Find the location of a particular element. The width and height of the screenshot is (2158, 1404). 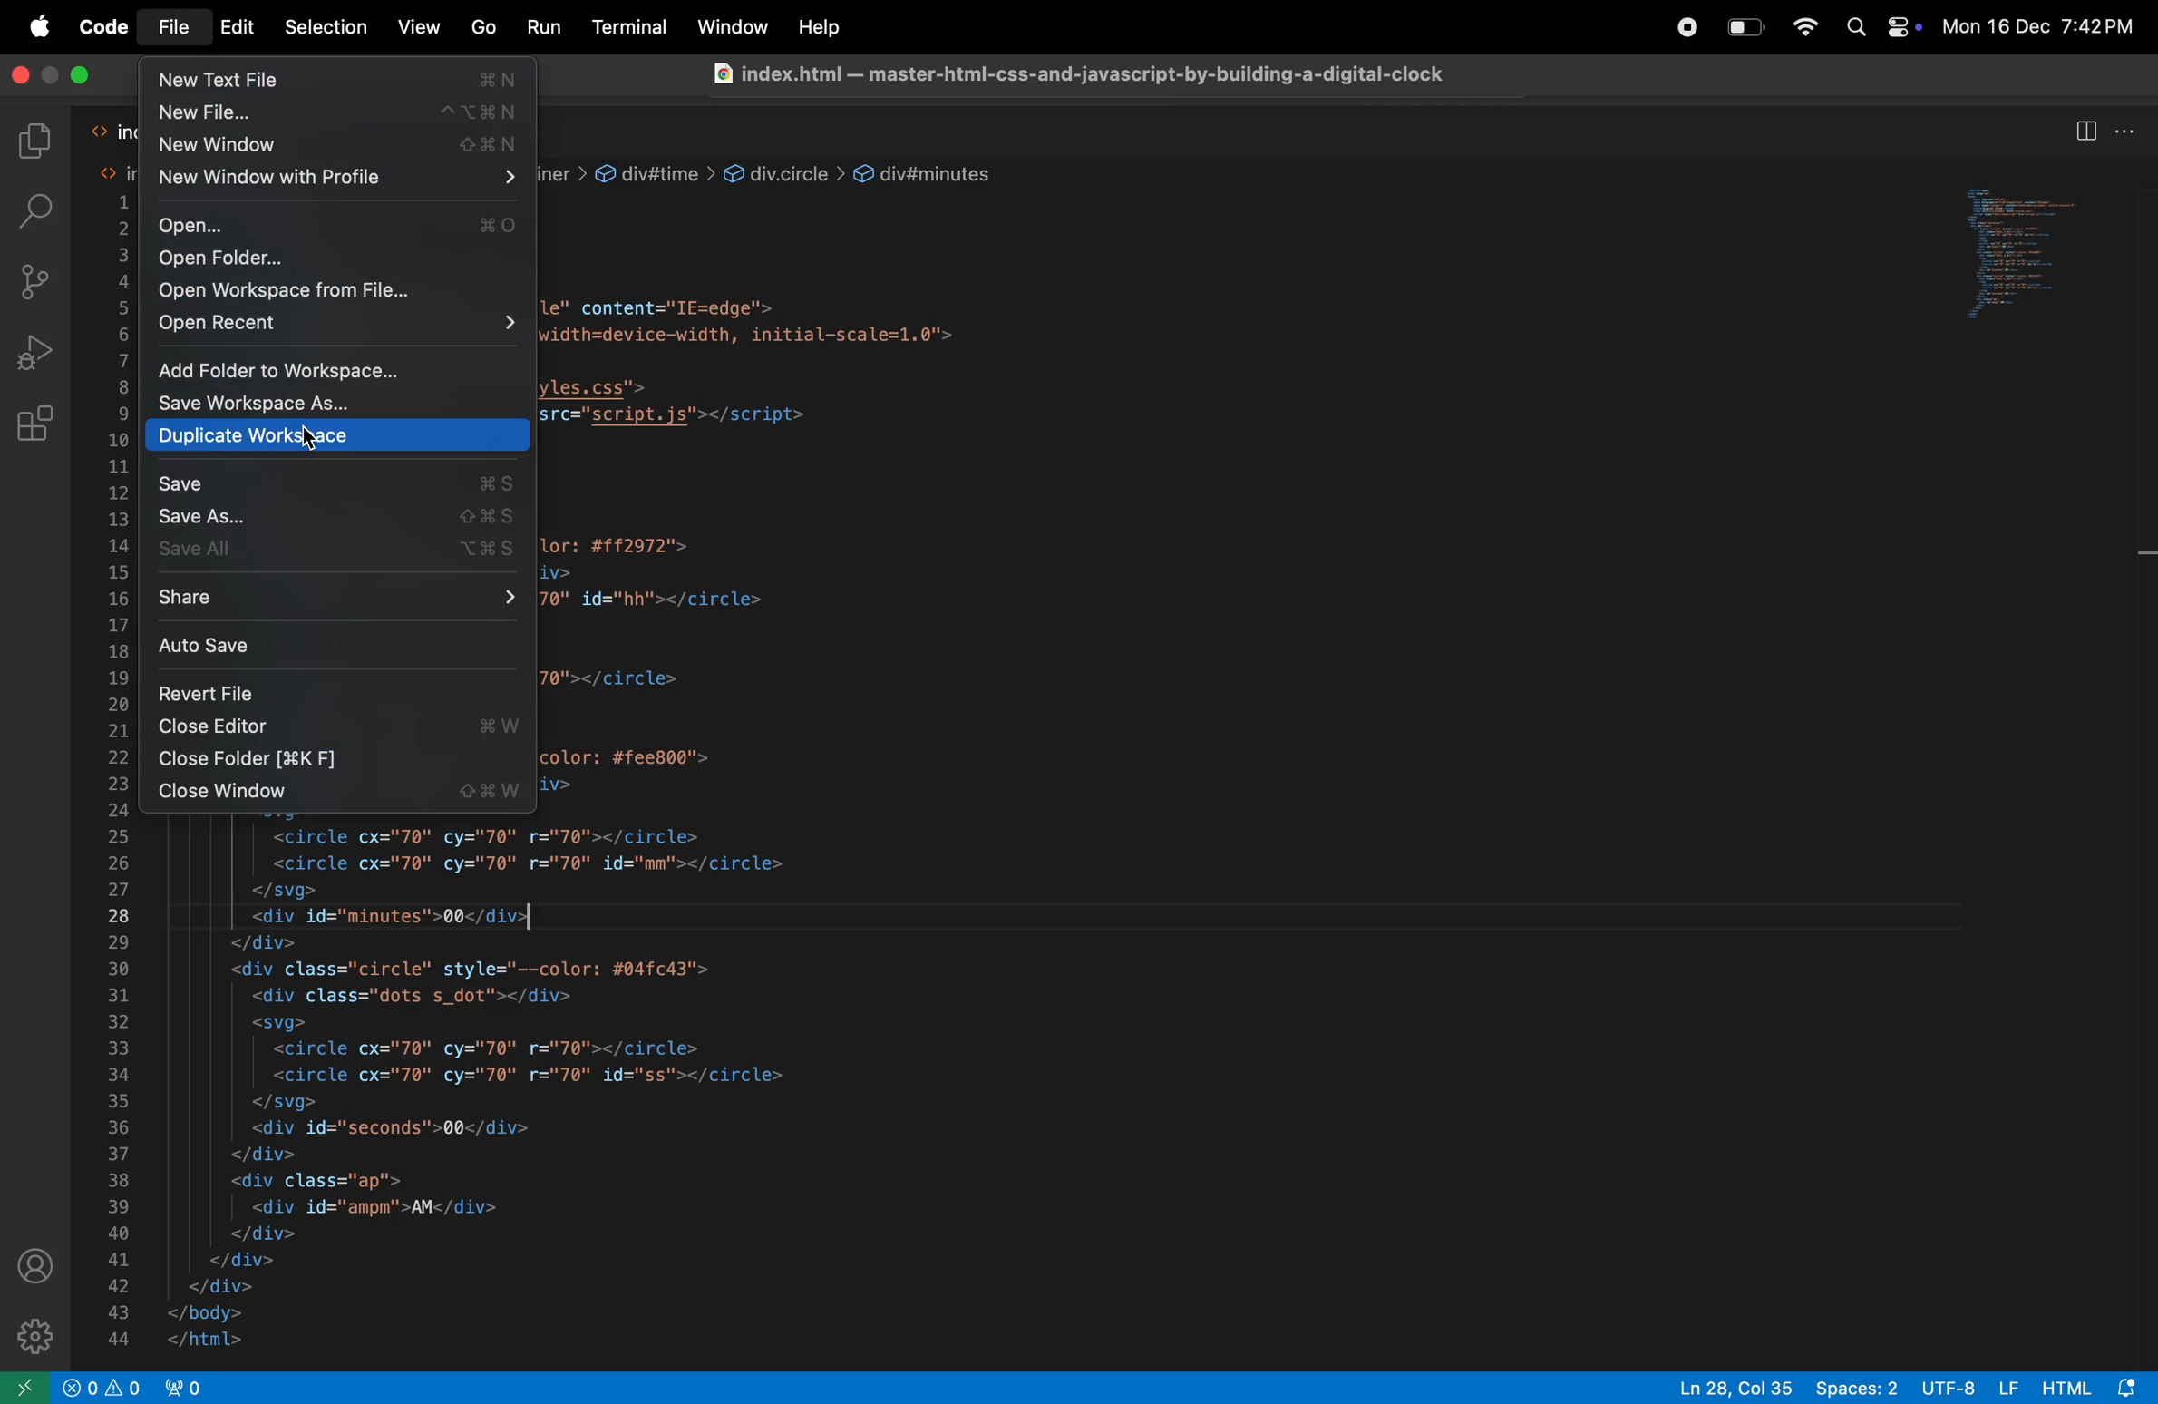

auto save is located at coordinates (340, 651).